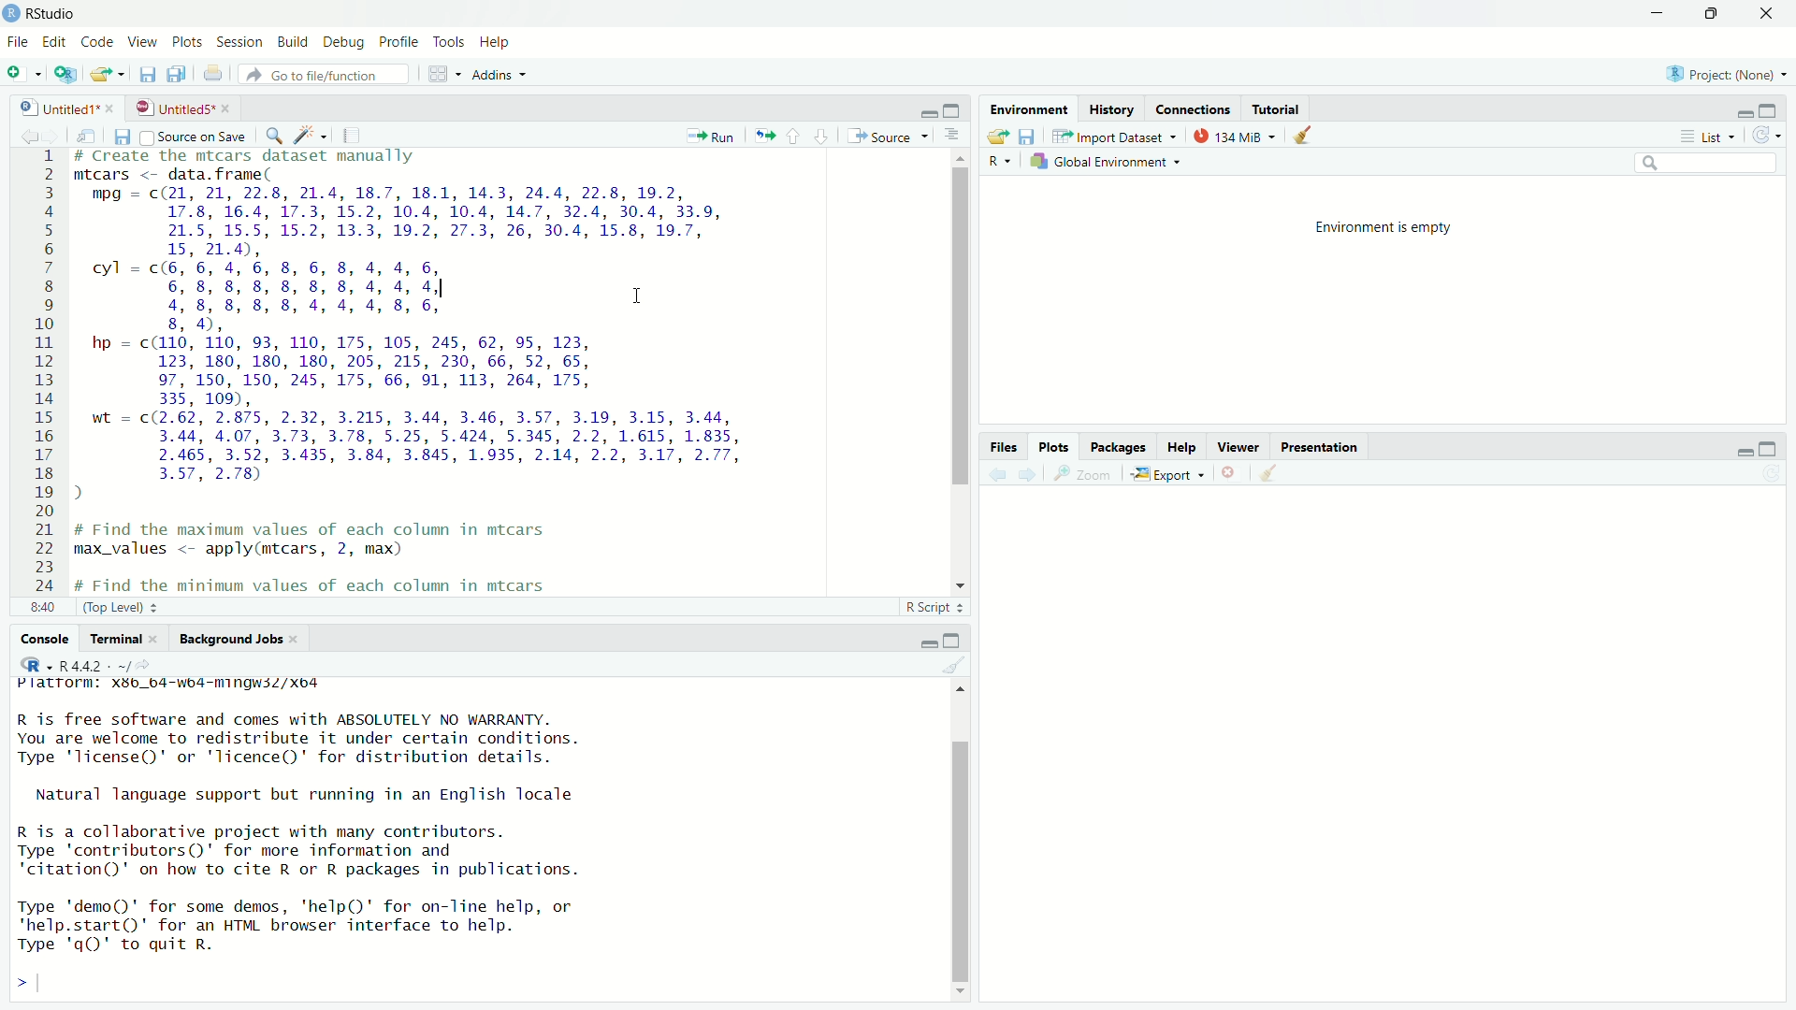 The height and width of the screenshot is (1010, 1796). What do you see at coordinates (1083, 475) in the screenshot?
I see `zoom` at bounding box center [1083, 475].